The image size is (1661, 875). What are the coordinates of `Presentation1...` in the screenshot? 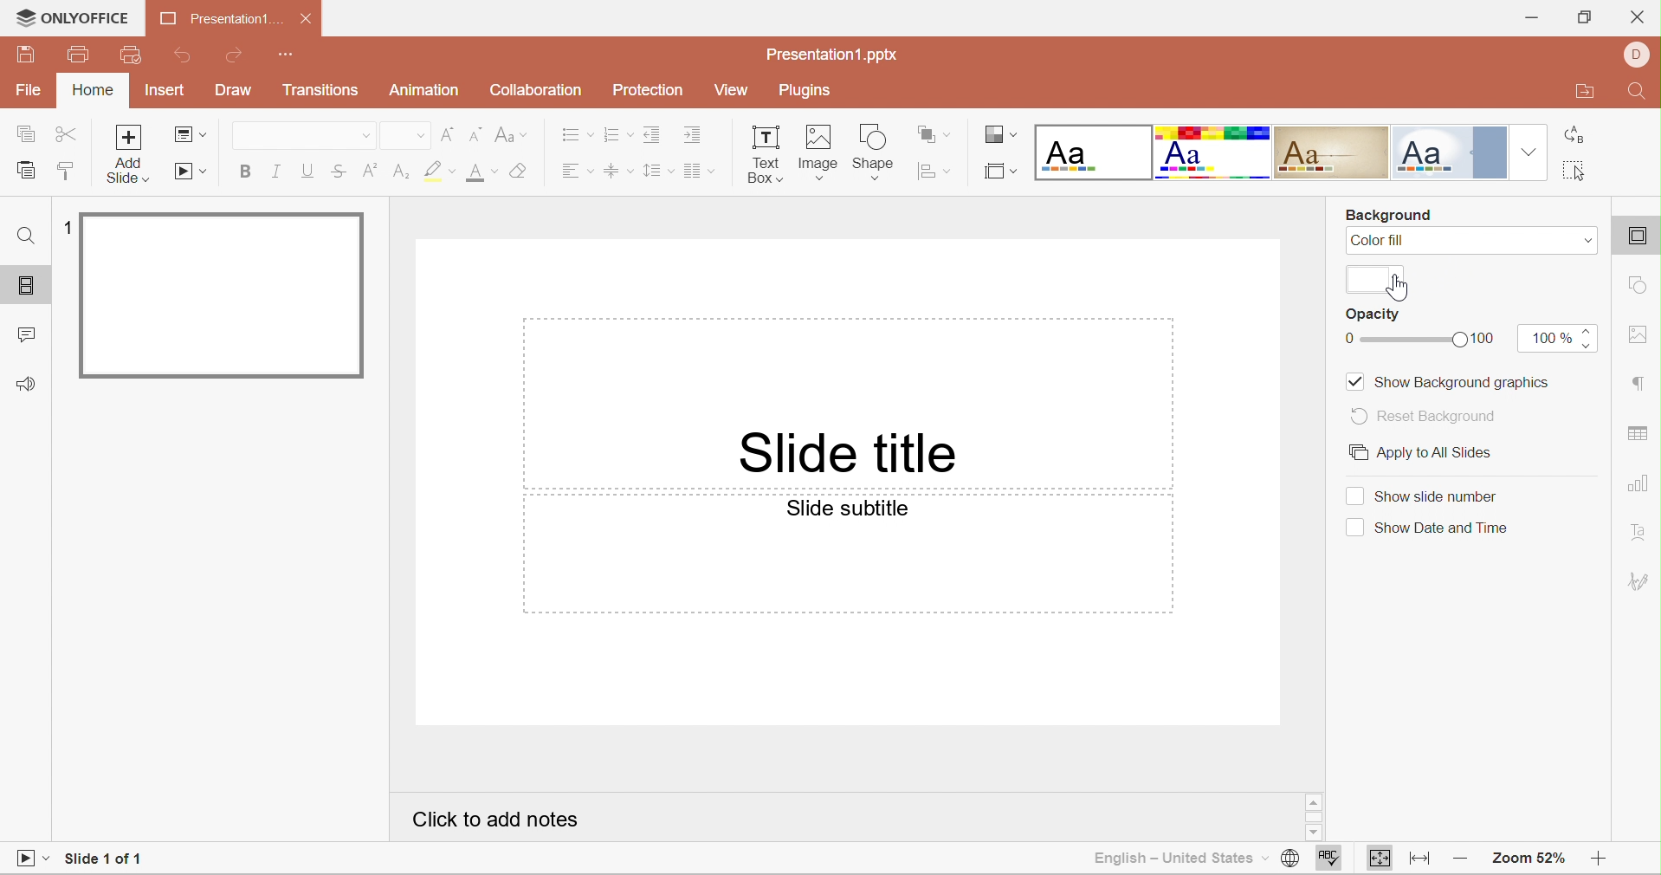 It's located at (216, 19).